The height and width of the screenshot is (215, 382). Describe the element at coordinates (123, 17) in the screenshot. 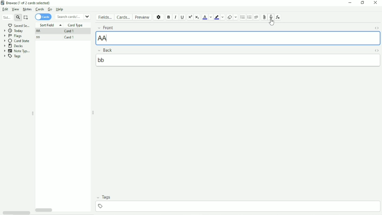

I see `Cards` at that location.